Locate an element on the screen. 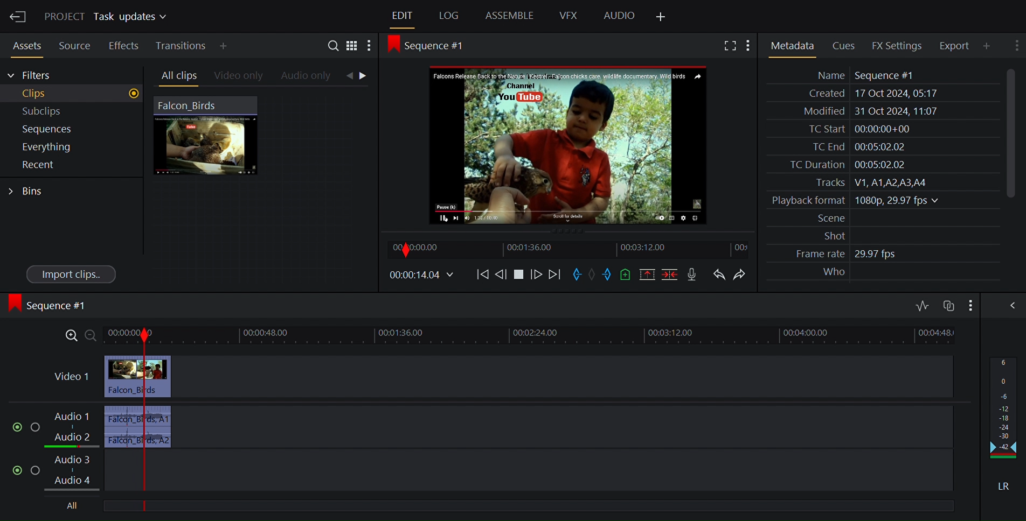 The height and width of the screenshot is (521, 1026). Mute/Unmute is located at coordinates (13, 425).